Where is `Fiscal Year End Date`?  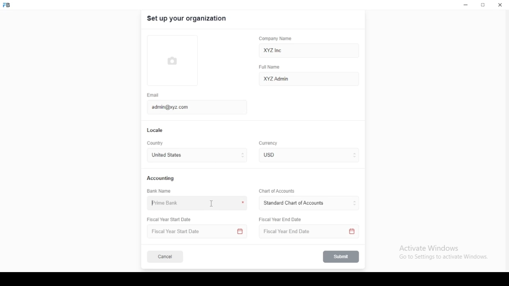
Fiscal Year End Date is located at coordinates (307, 232).